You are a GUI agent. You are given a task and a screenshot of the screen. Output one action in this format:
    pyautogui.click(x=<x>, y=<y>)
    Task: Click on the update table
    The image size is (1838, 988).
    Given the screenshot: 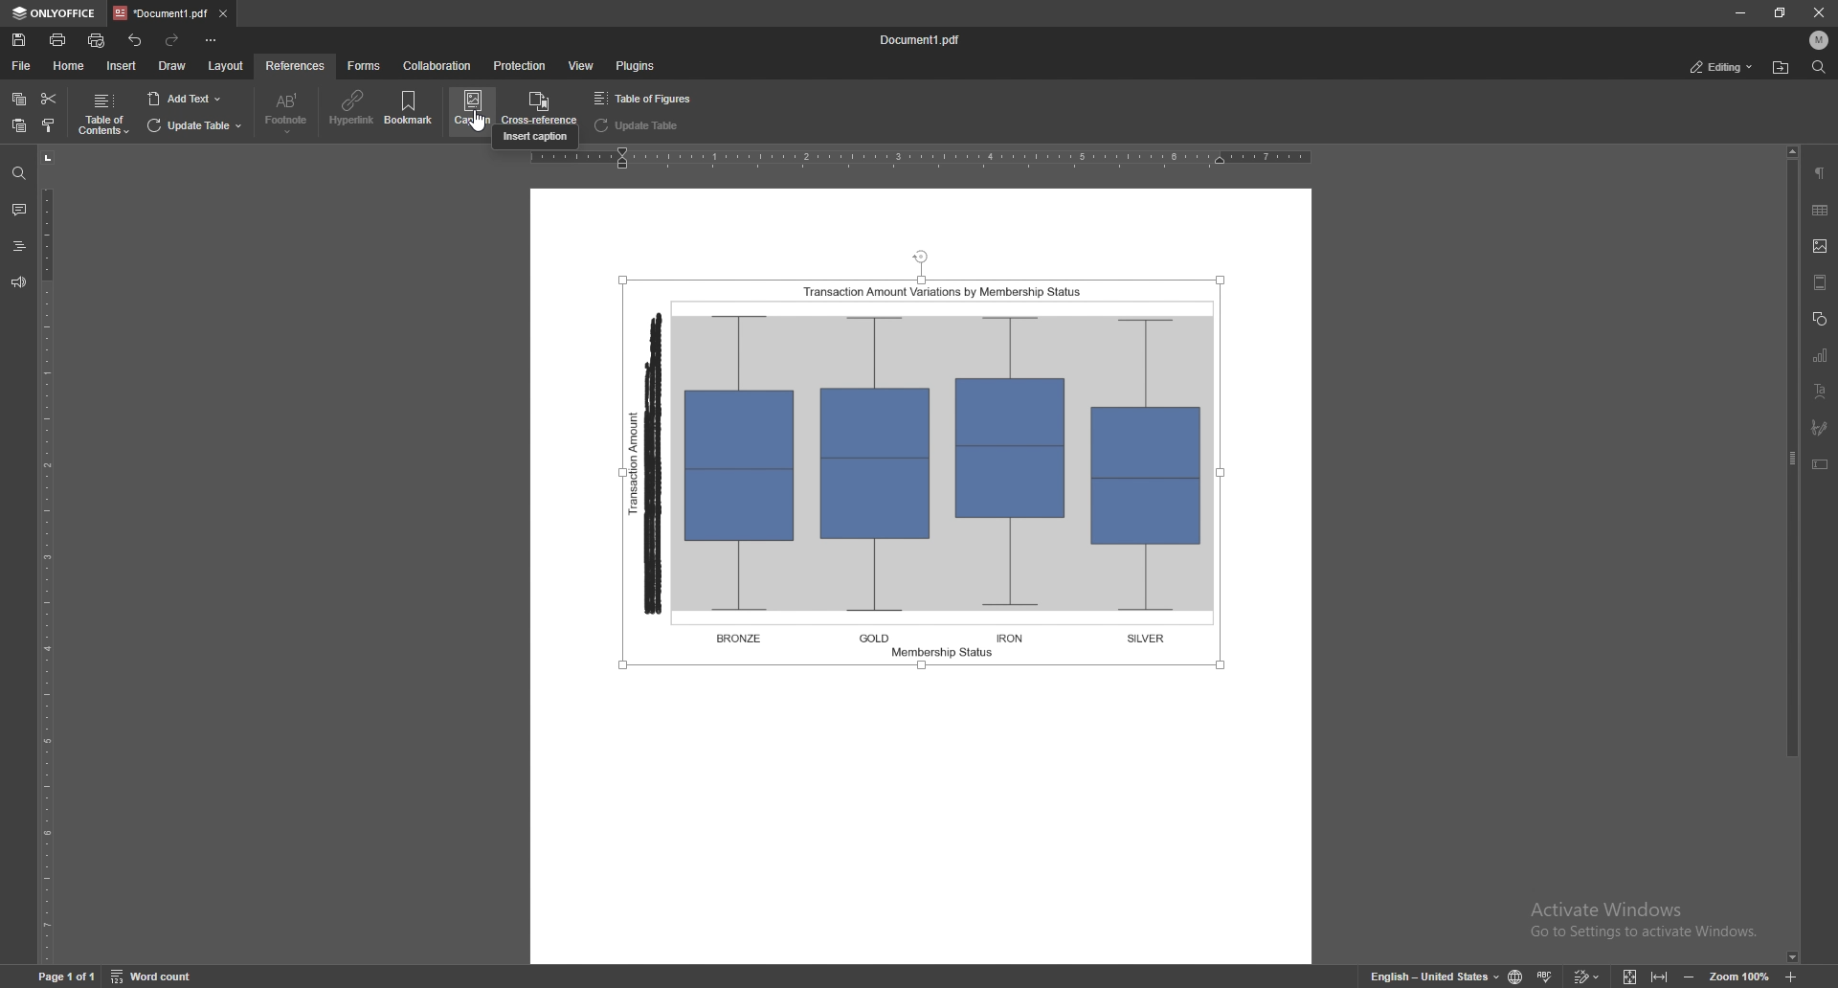 What is the action you would take?
    pyautogui.click(x=639, y=125)
    